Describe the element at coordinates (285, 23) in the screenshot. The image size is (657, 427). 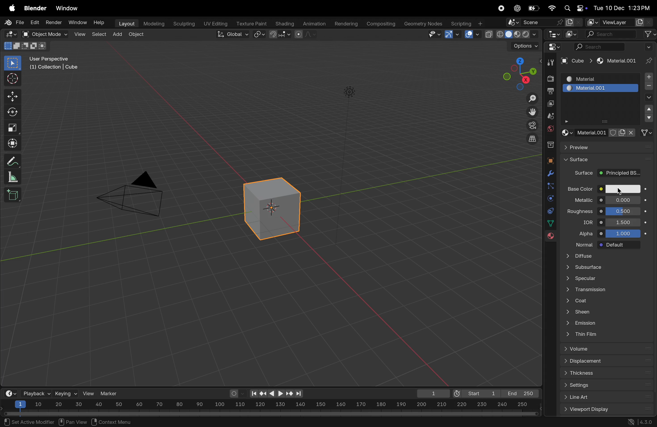
I see `Shading` at that location.